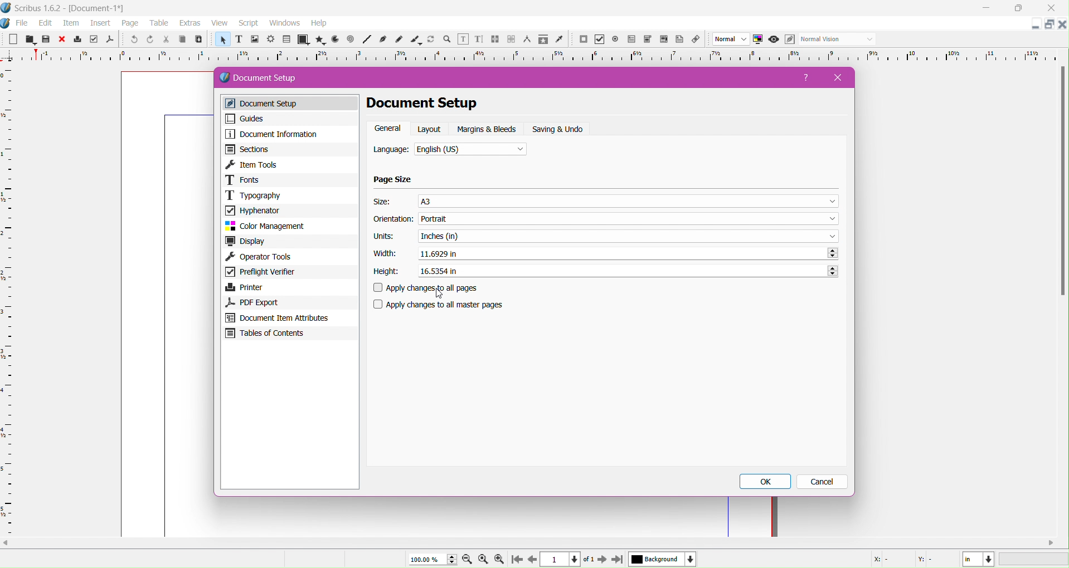 The height and width of the screenshot is (568, 1069). What do you see at coordinates (463, 40) in the screenshot?
I see `edit contents of frames` at bounding box center [463, 40].